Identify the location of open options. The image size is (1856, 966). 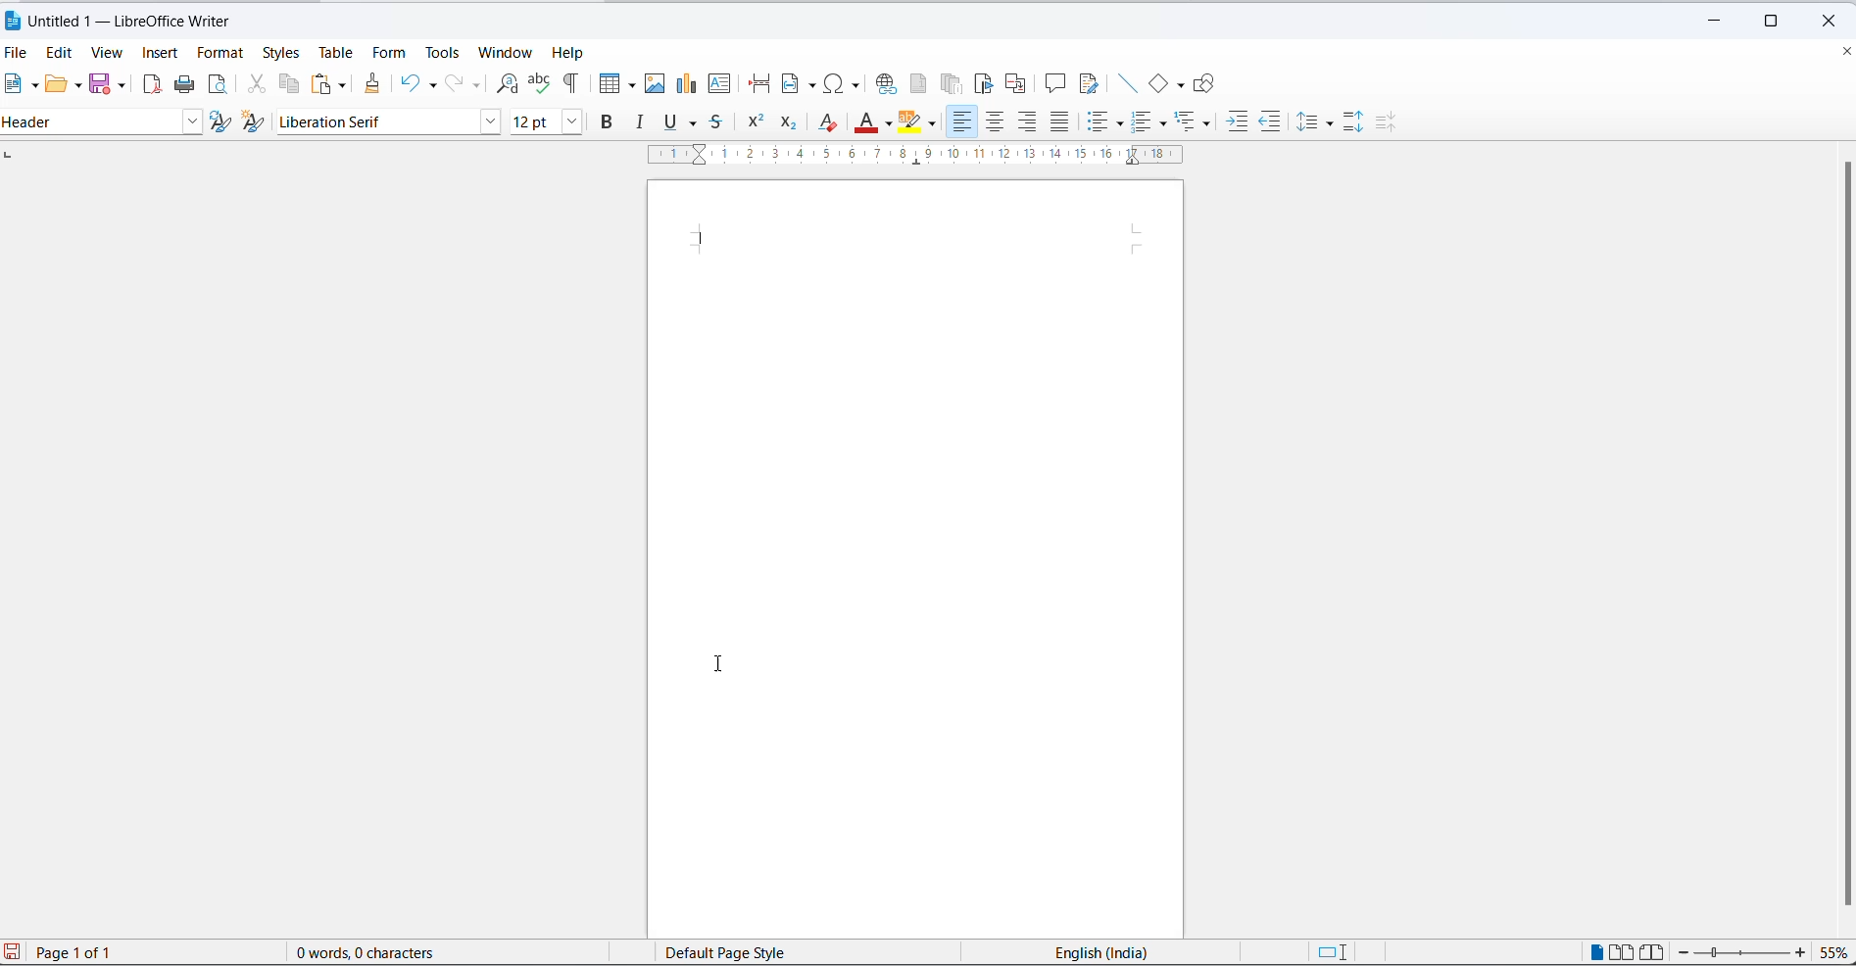
(73, 84).